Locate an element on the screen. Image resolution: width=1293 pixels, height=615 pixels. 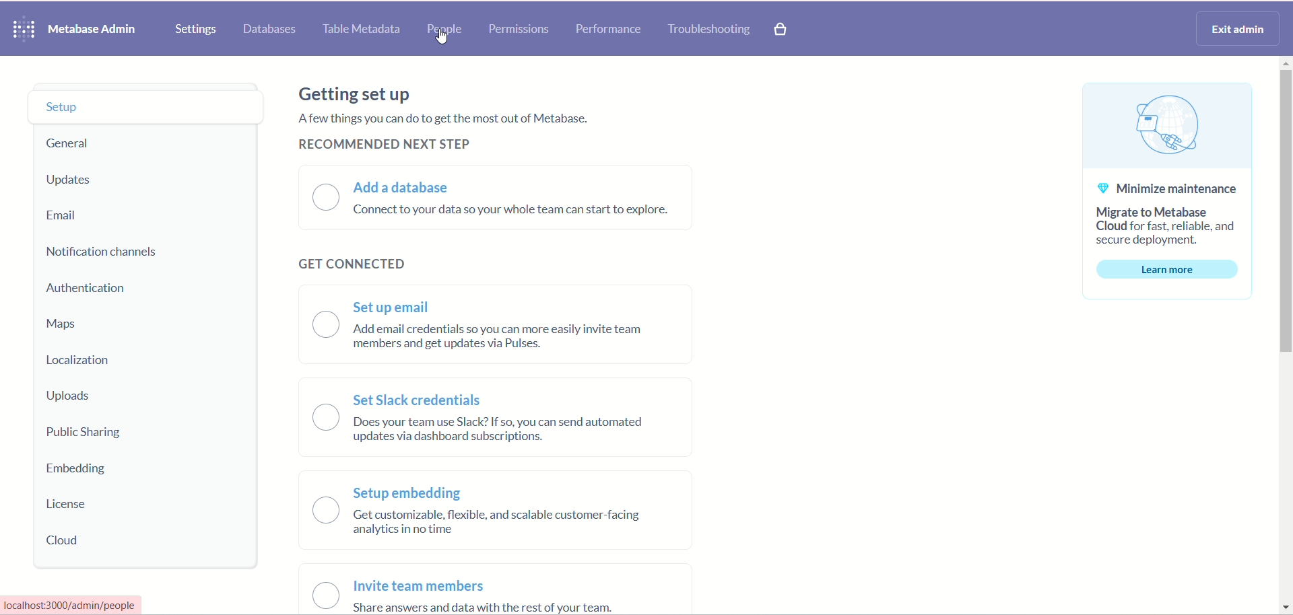
cursor is located at coordinates (442, 38).